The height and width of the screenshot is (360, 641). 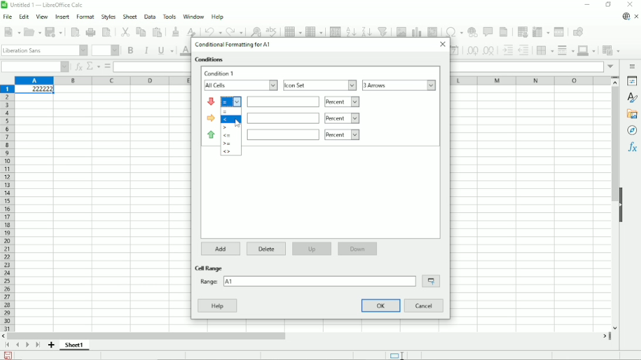 What do you see at coordinates (400, 30) in the screenshot?
I see `Insert image` at bounding box center [400, 30].